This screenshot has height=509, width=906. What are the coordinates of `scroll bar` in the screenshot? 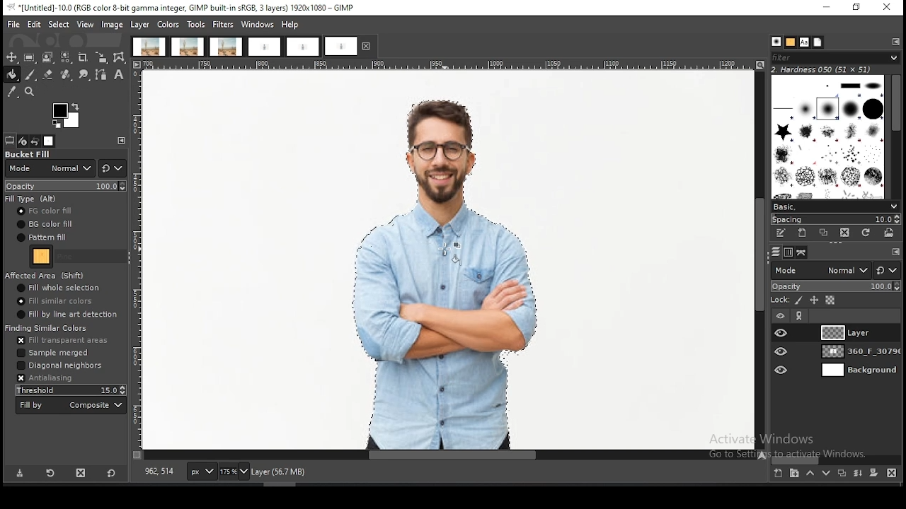 It's located at (452, 455).